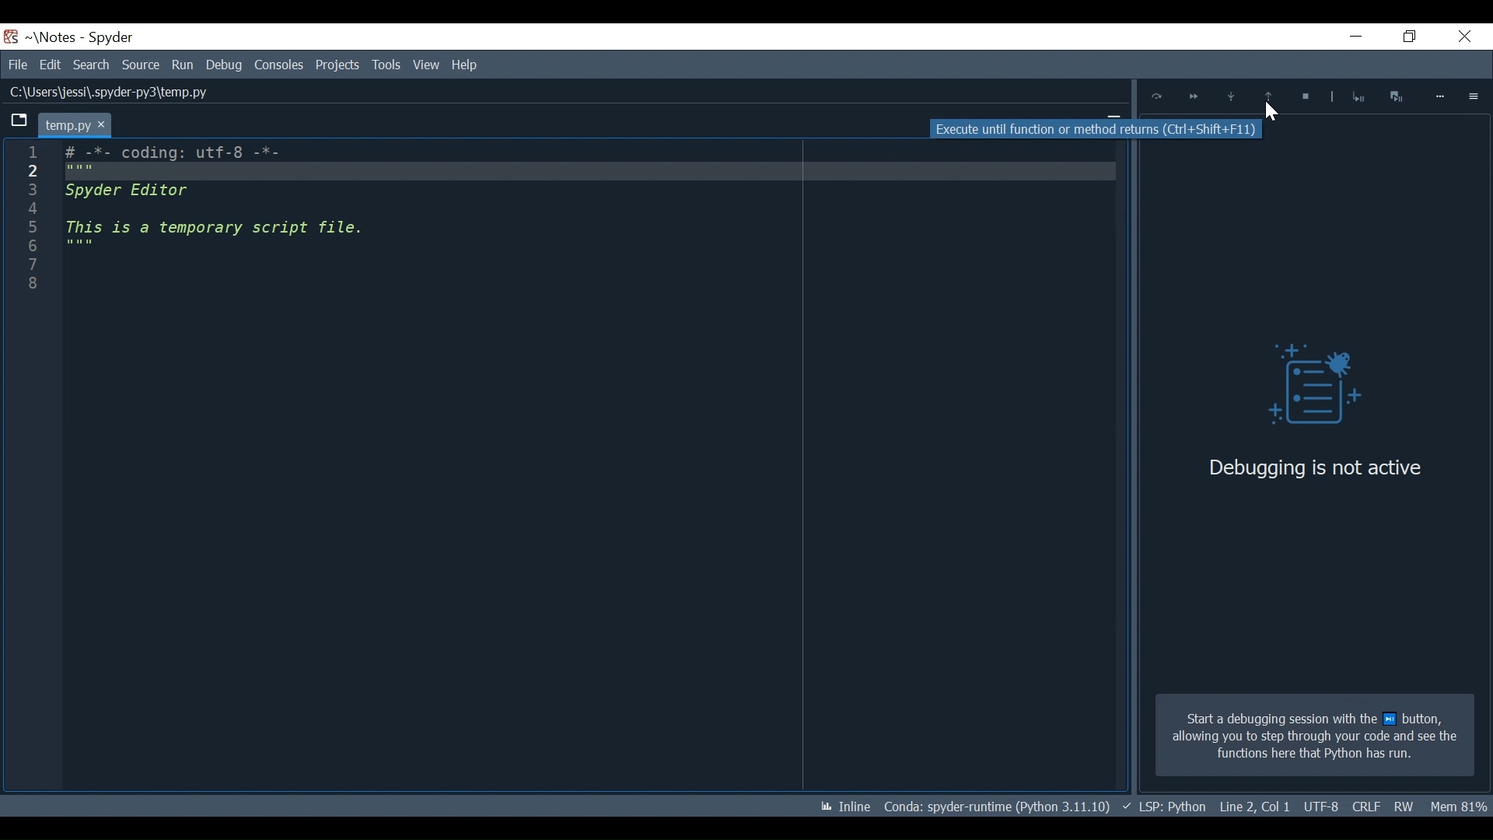 Image resolution: width=1493 pixels, height=840 pixels. I want to click on File, so click(17, 65).